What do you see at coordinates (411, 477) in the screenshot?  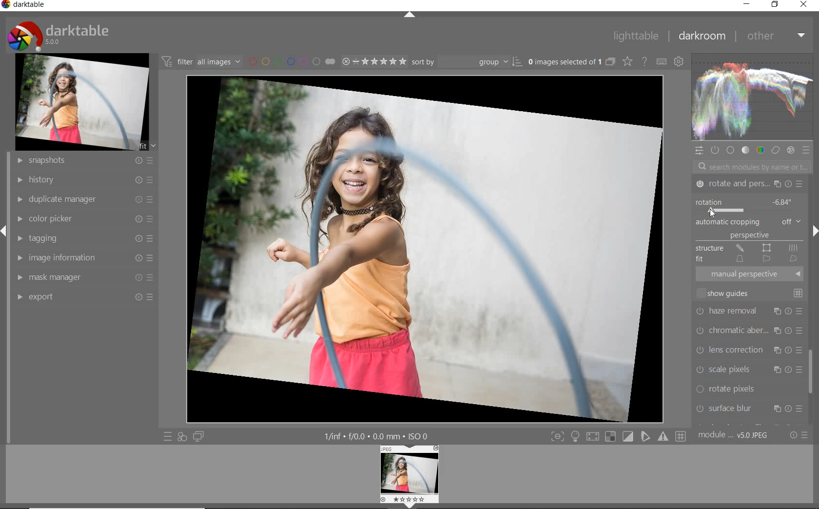 I see `image preview` at bounding box center [411, 477].